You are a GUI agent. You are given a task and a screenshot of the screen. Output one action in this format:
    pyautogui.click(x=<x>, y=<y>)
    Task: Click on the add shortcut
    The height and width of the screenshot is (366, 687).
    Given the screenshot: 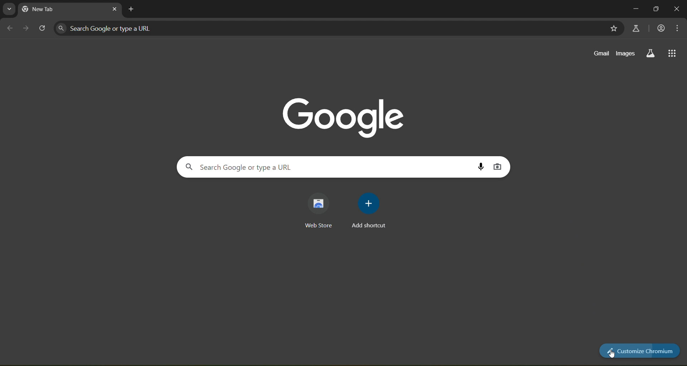 What is the action you would take?
    pyautogui.click(x=372, y=209)
    